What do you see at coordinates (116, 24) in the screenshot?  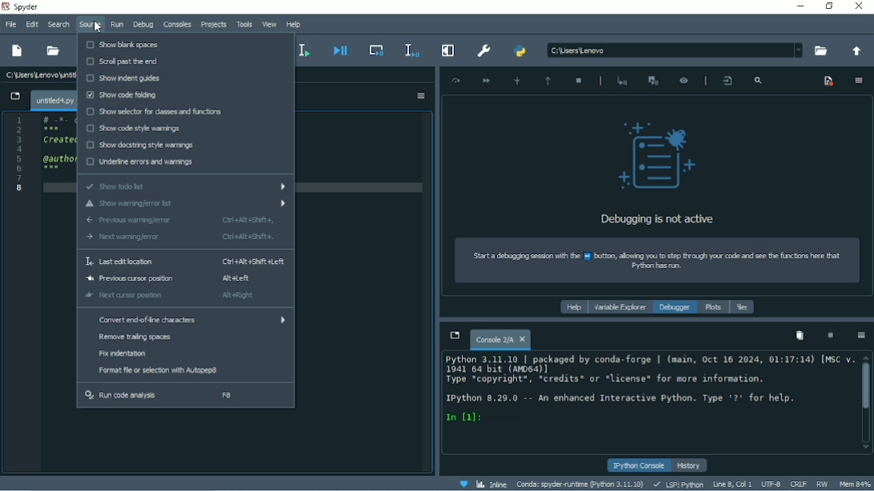 I see `Run` at bounding box center [116, 24].